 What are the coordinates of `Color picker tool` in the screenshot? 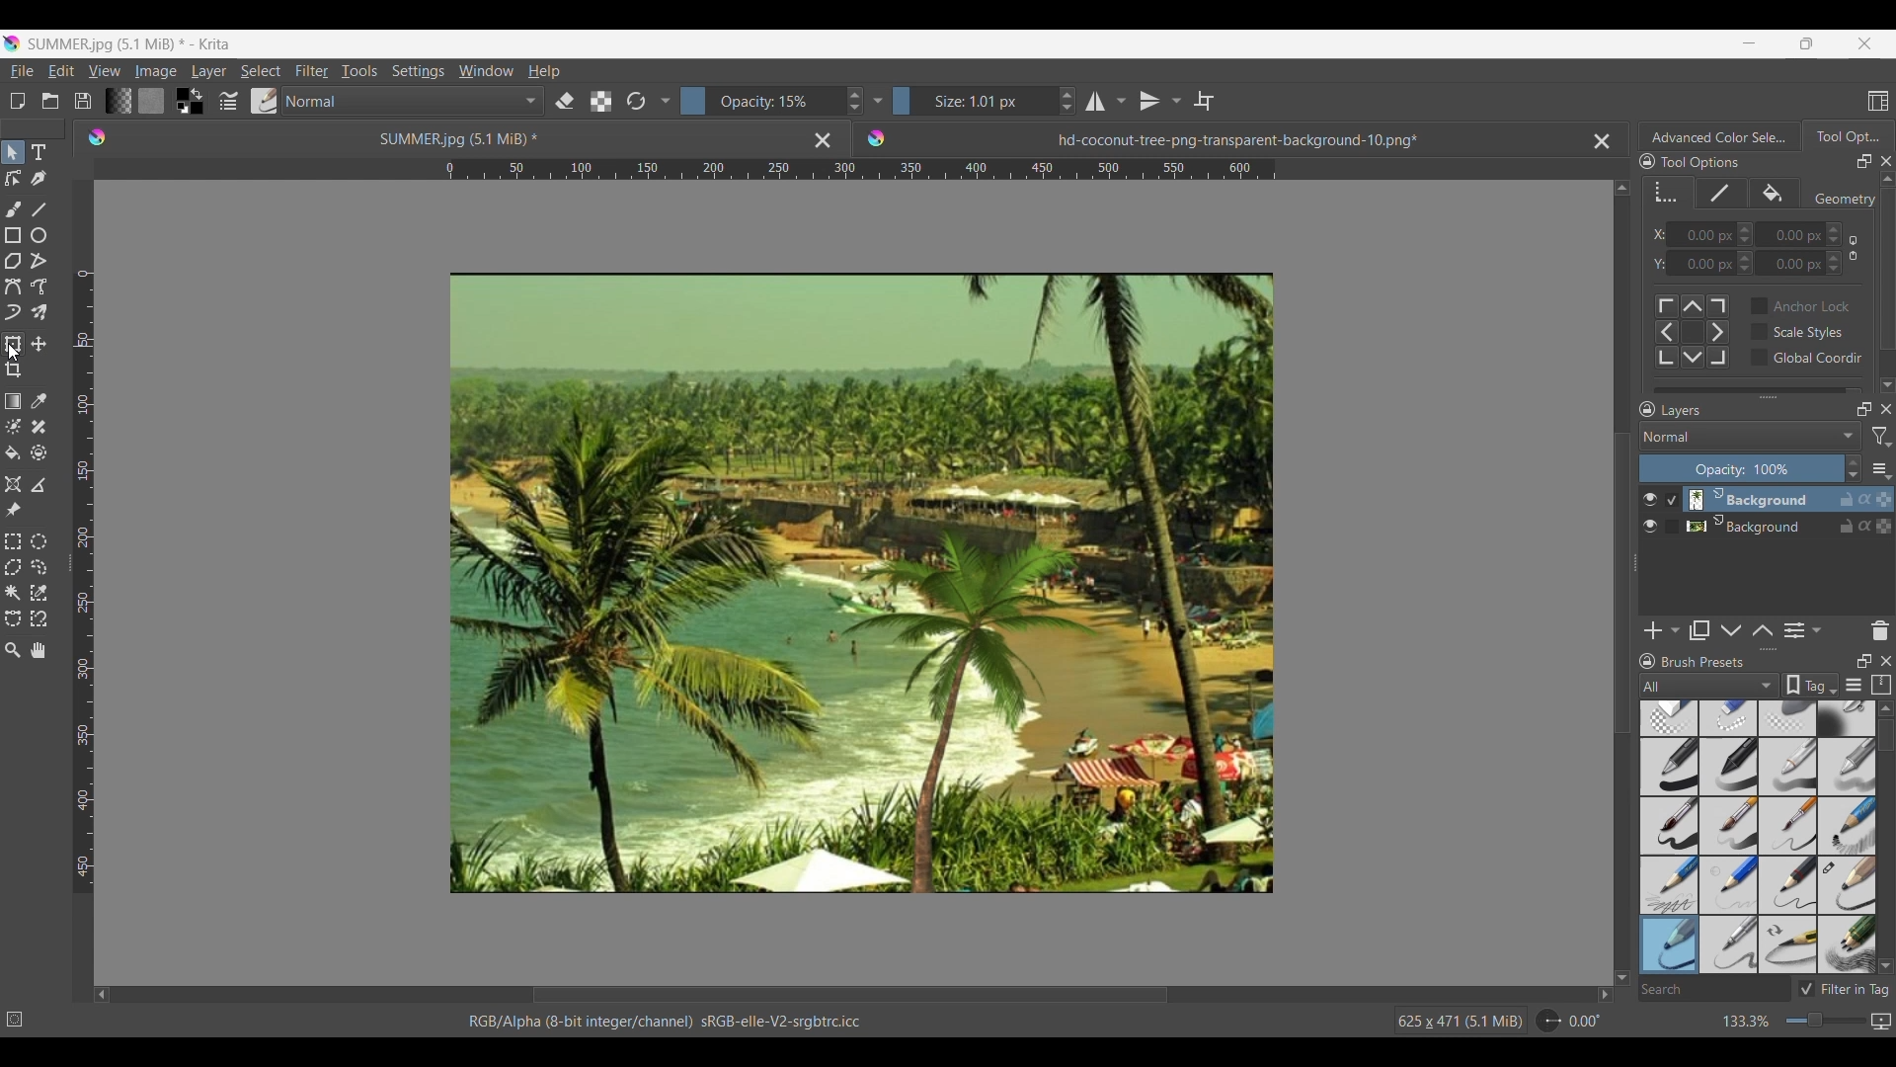 It's located at (38, 401).